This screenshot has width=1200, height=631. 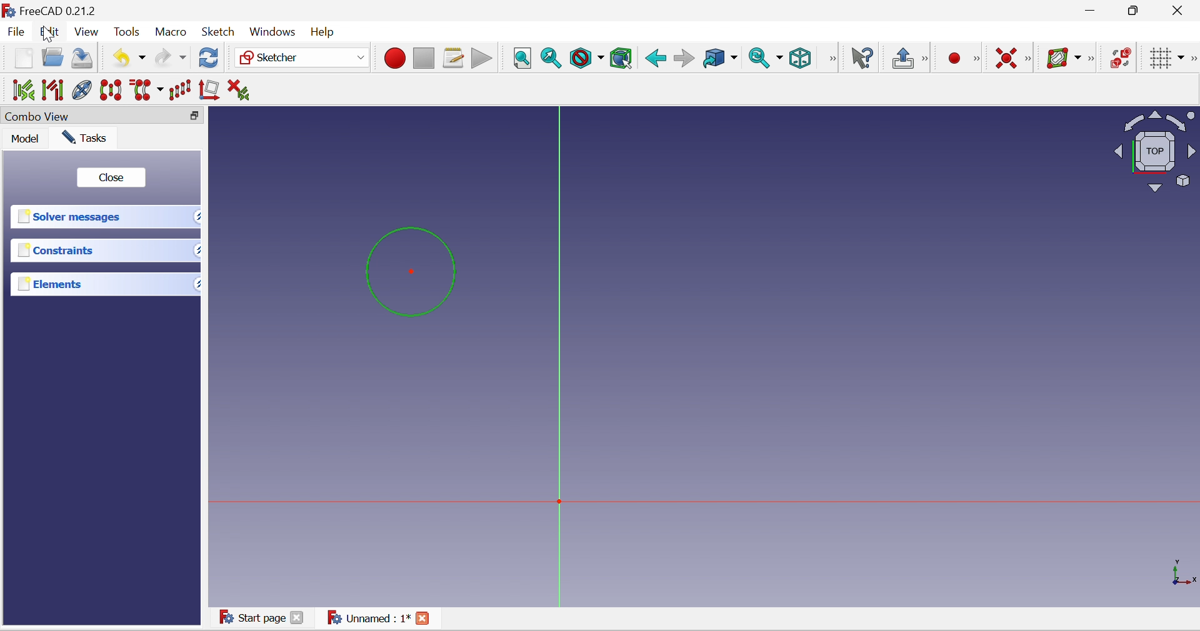 I want to click on Show/hide B-spline information layer, so click(x=1064, y=57).